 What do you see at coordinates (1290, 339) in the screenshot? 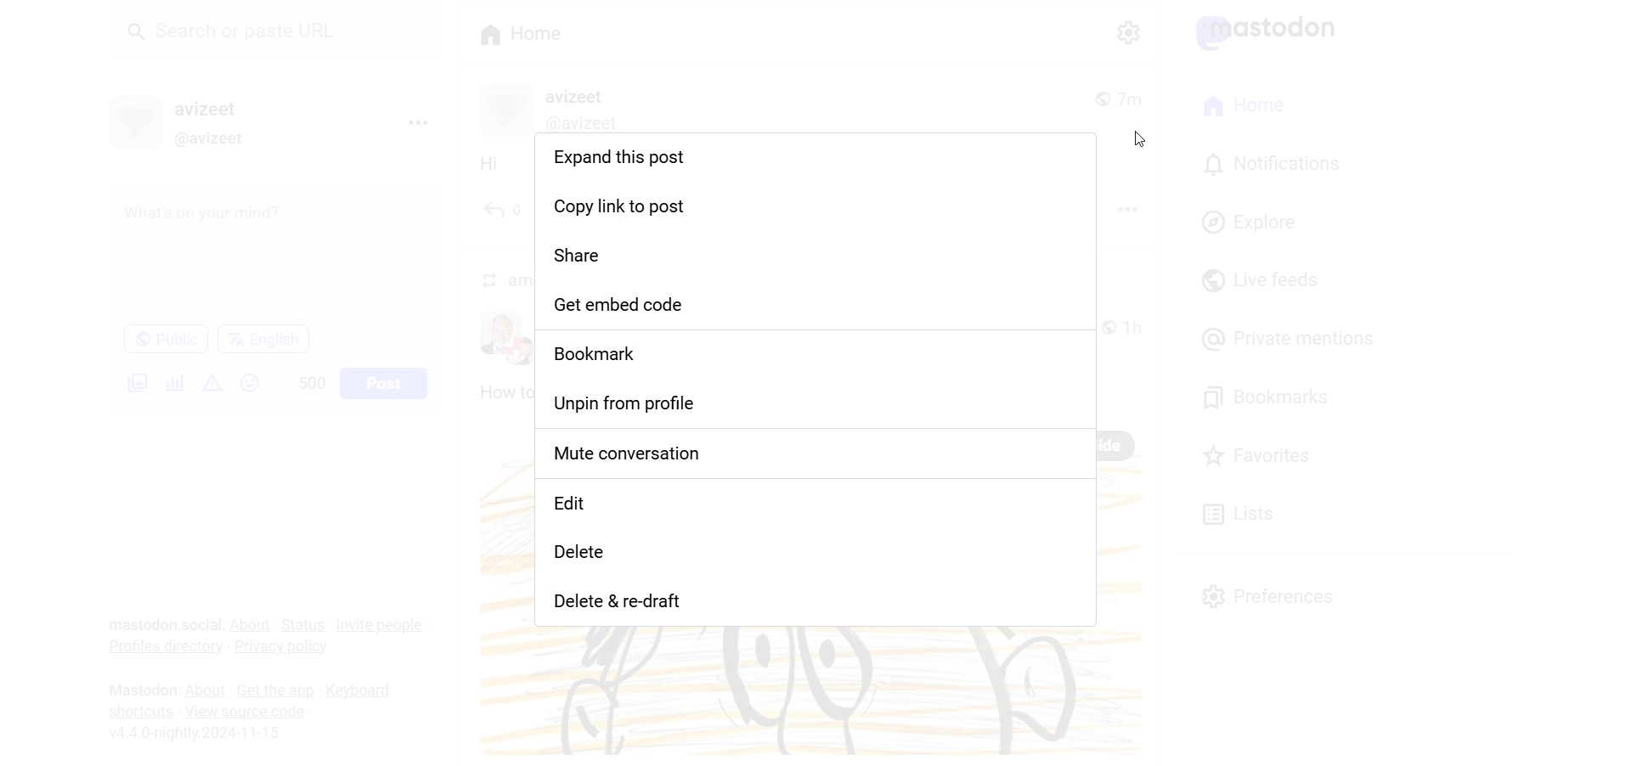
I see `Private Mentions` at bounding box center [1290, 339].